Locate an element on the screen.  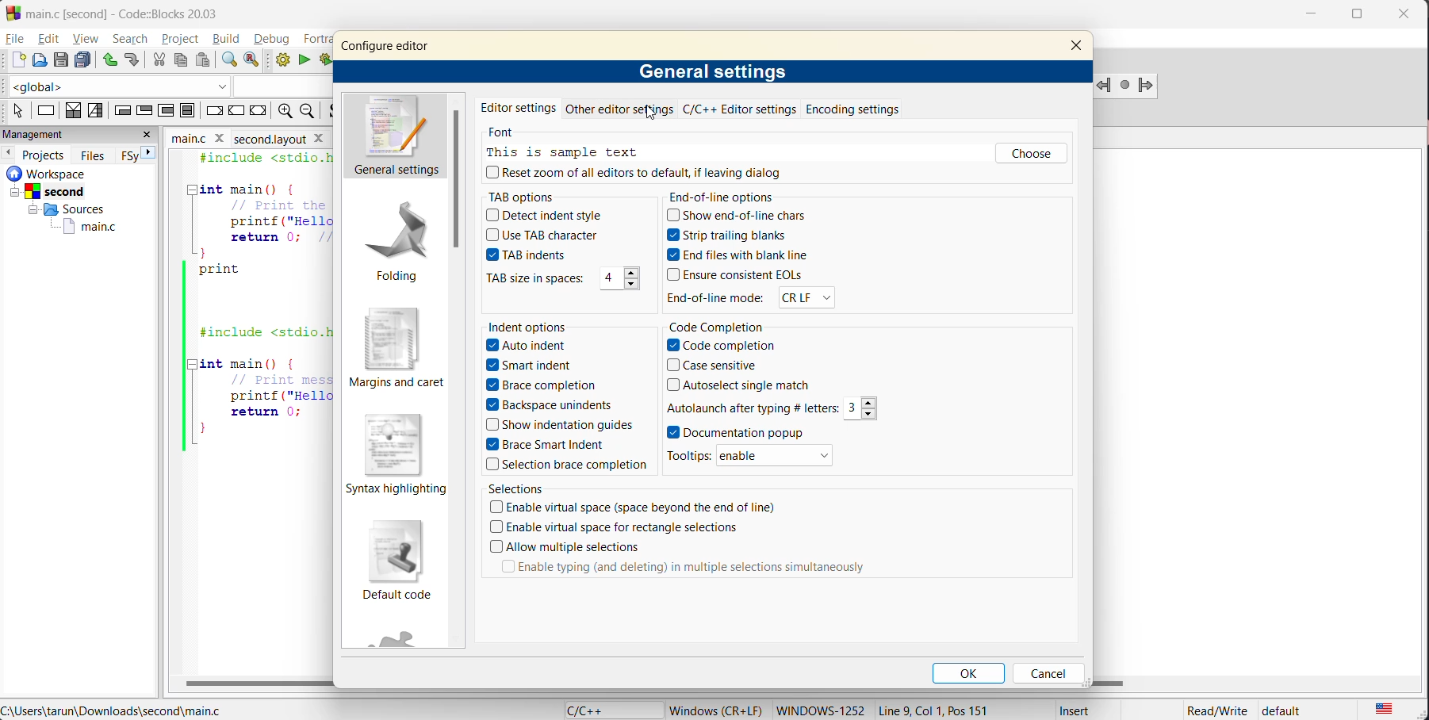
break instruction is located at coordinates (213, 111).